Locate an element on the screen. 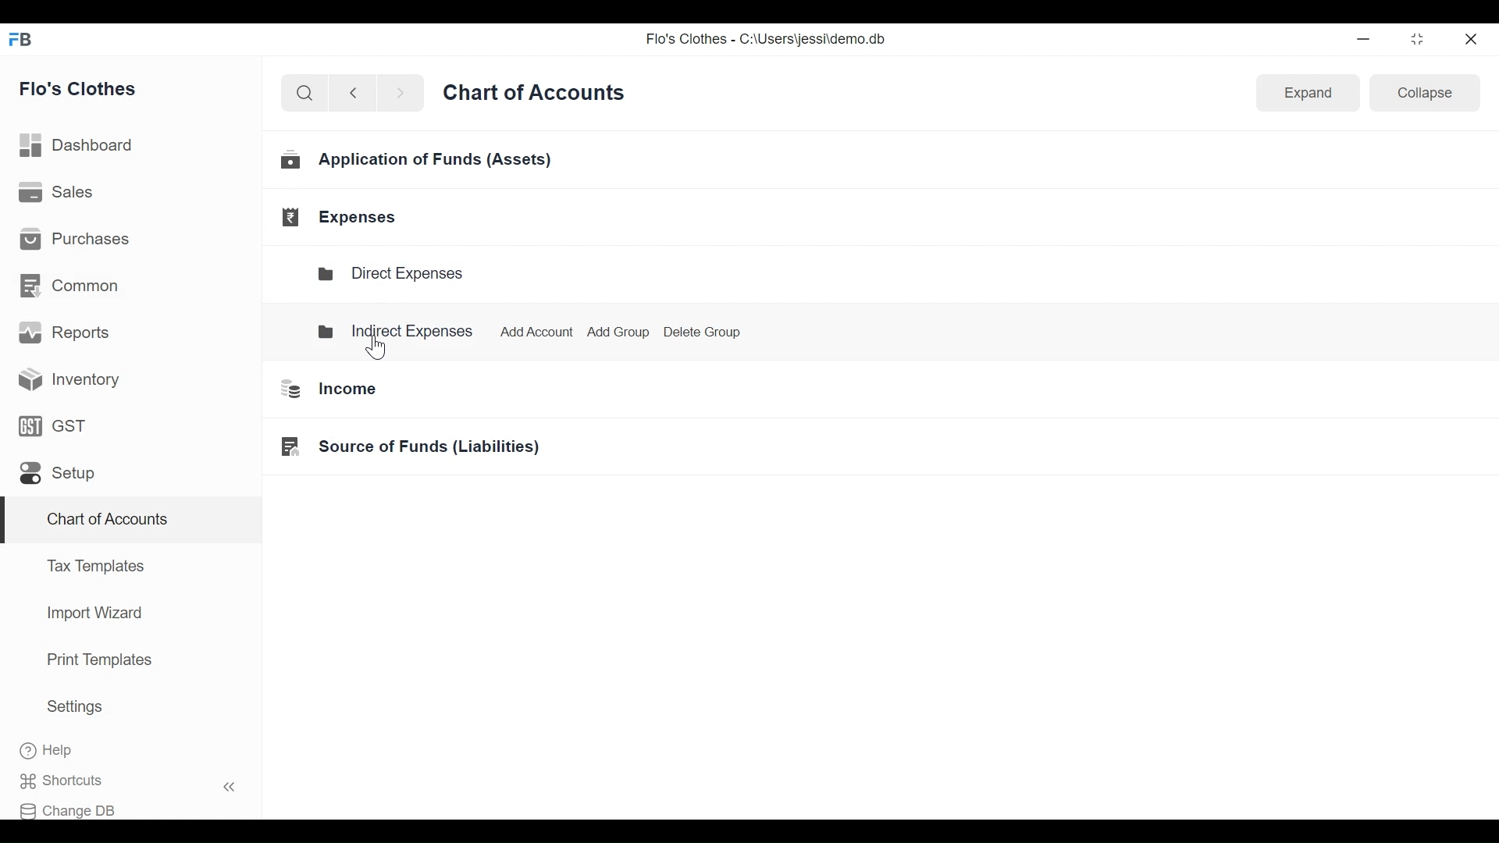 The width and height of the screenshot is (1499, 843). Help is located at coordinates (62, 751).